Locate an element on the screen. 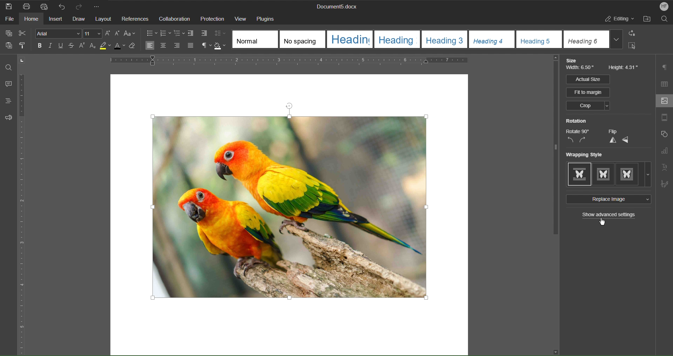 The width and height of the screenshot is (673, 356). Replace is located at coordinates (634, 34).